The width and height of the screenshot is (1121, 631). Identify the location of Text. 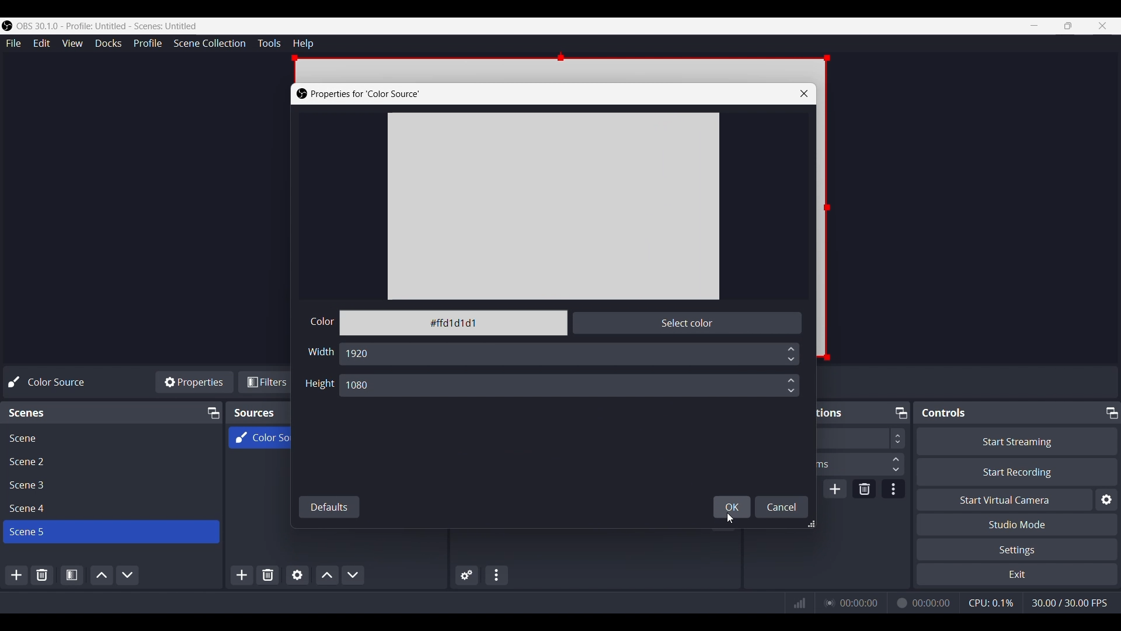
(361, 93).